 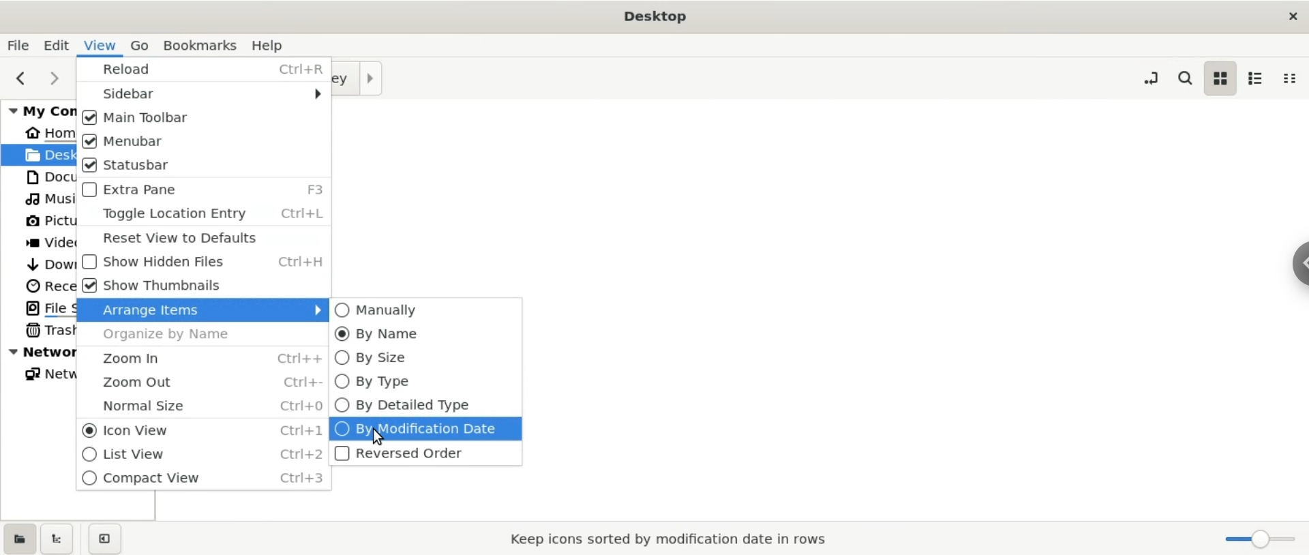 I want to click on zoom out, so click(x=205, y=383).